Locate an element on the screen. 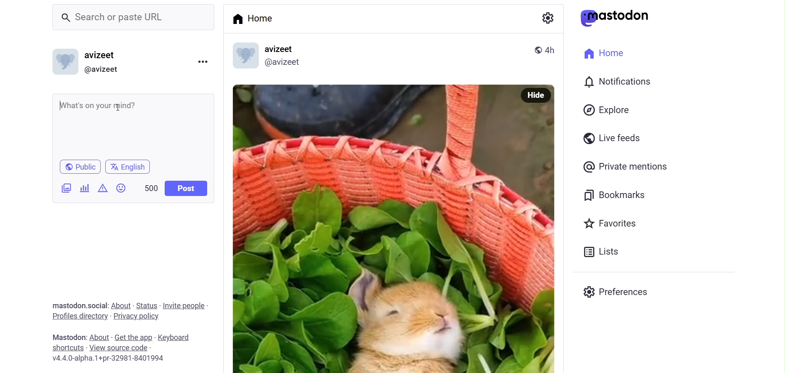 The image size is (785, 373). english is located at coordinates (128, 166).